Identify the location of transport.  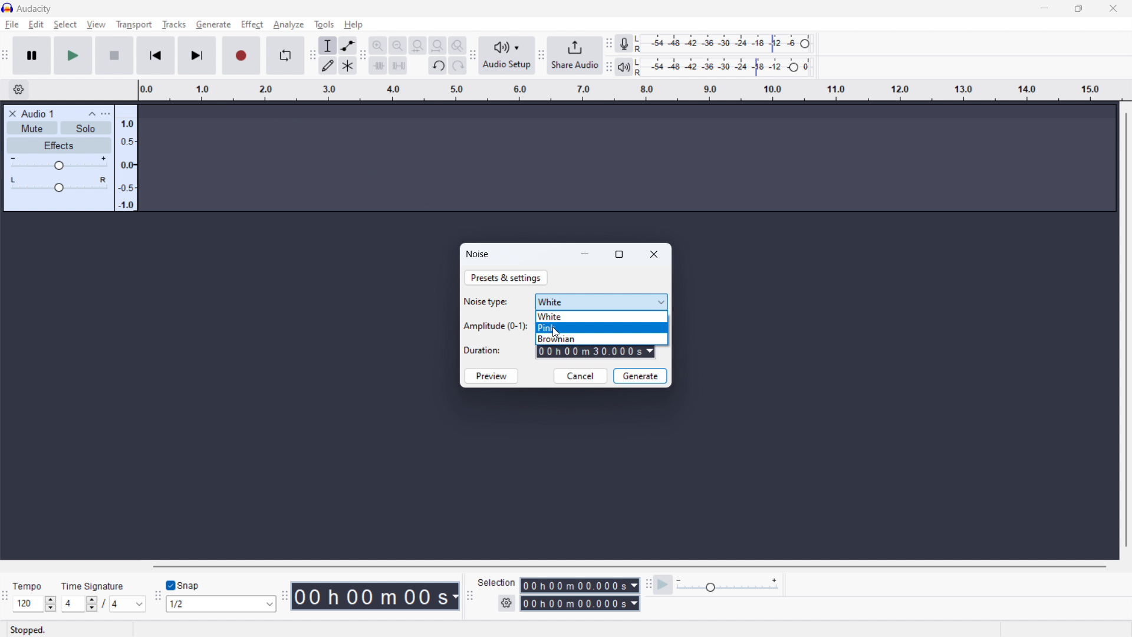
(134, 24).